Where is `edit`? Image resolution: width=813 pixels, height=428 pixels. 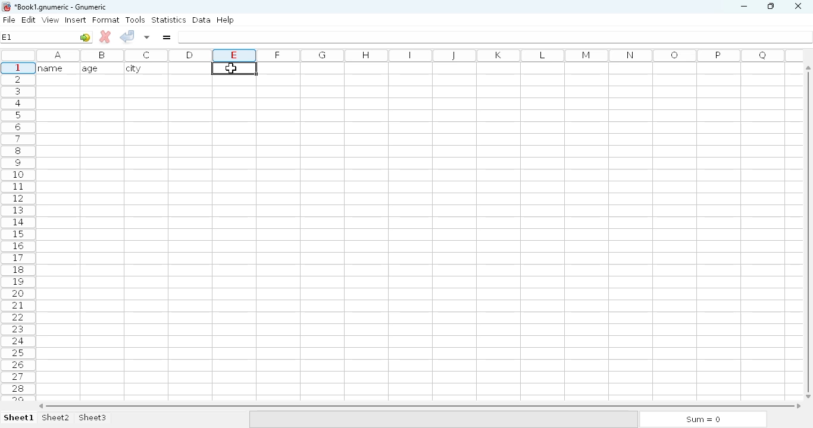 edit is located at coordinates (29, 20).